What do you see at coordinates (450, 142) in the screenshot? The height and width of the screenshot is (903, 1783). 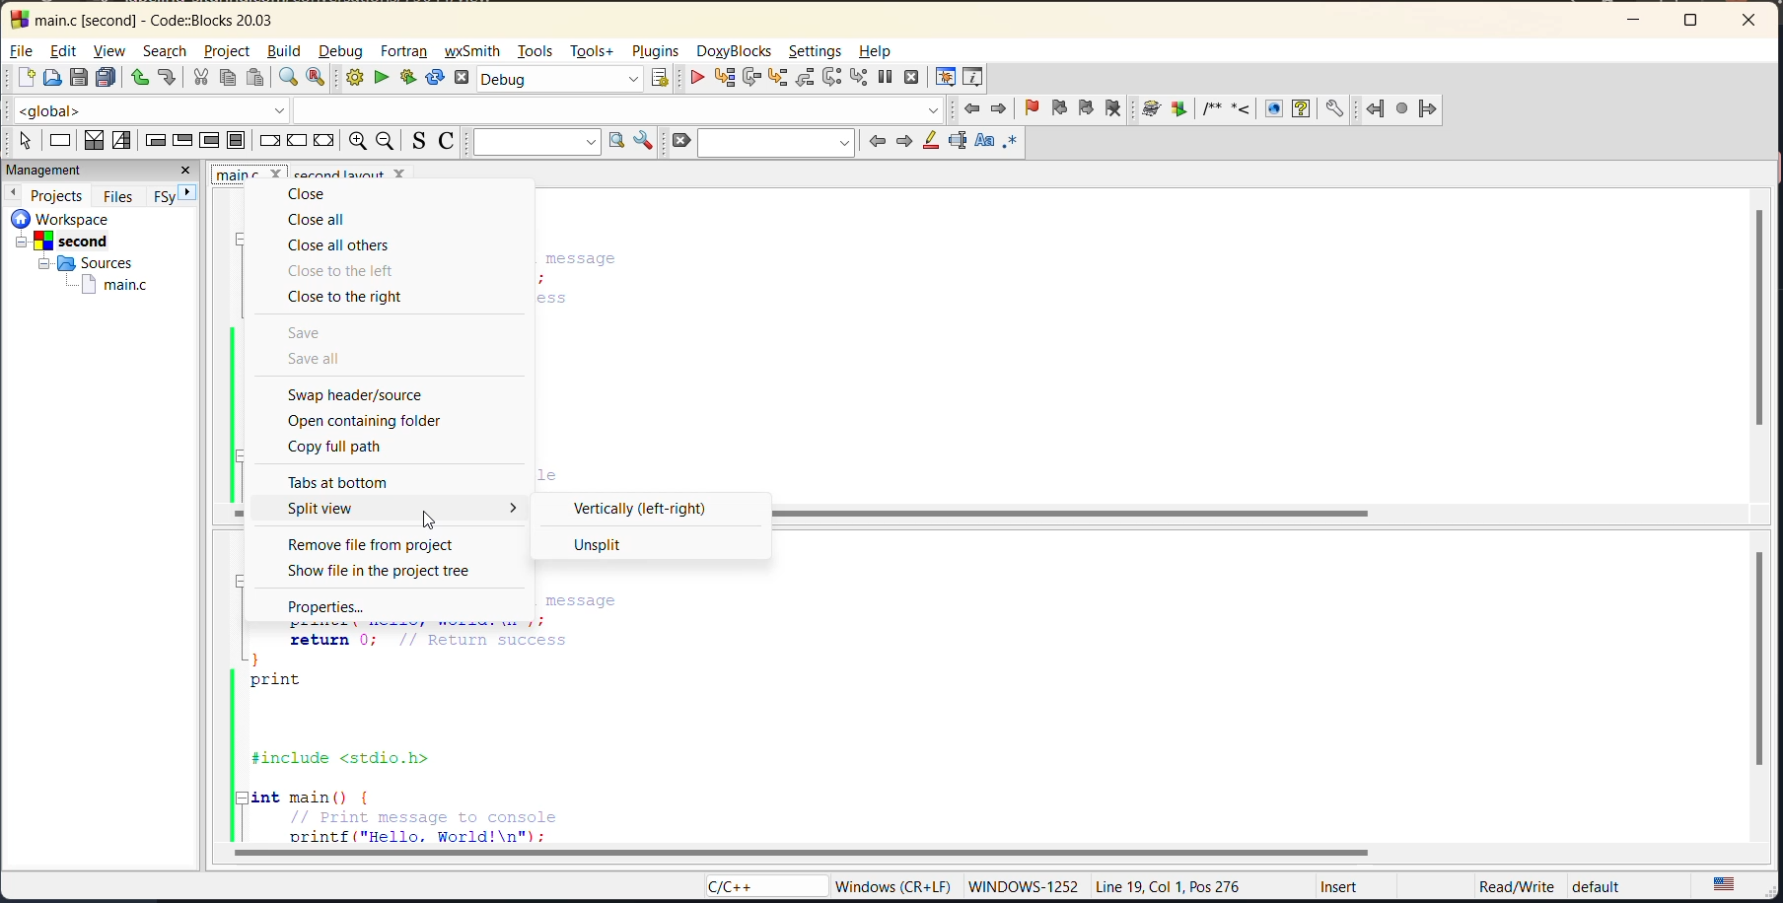 I see `toggle comments` at bounding box center [450, 142].